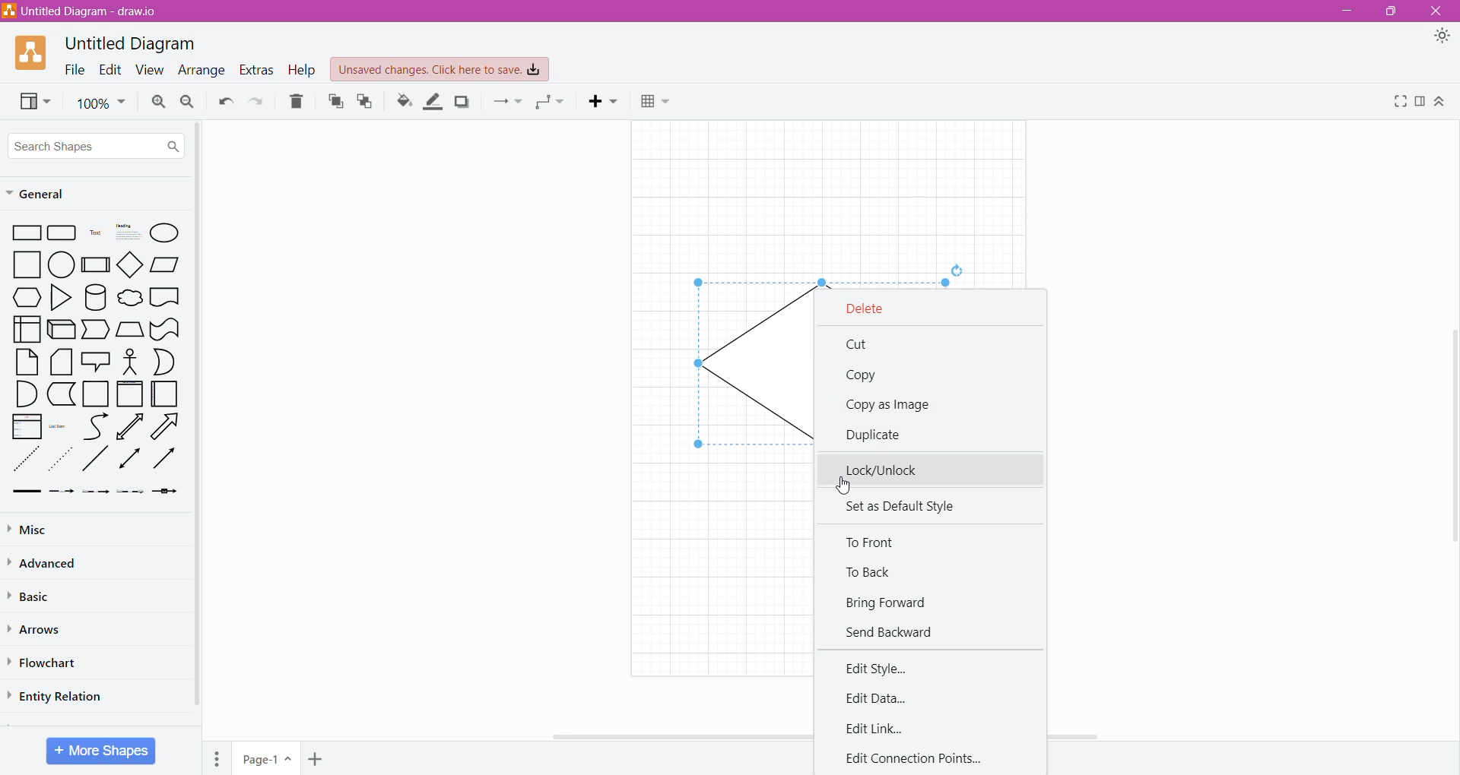 Image resolution: width=1460 pixels, height=775 pixels. What do you see at coordinates (877, 309) in the screenshot?
I see `Delete` at bounding box center [877, 309].